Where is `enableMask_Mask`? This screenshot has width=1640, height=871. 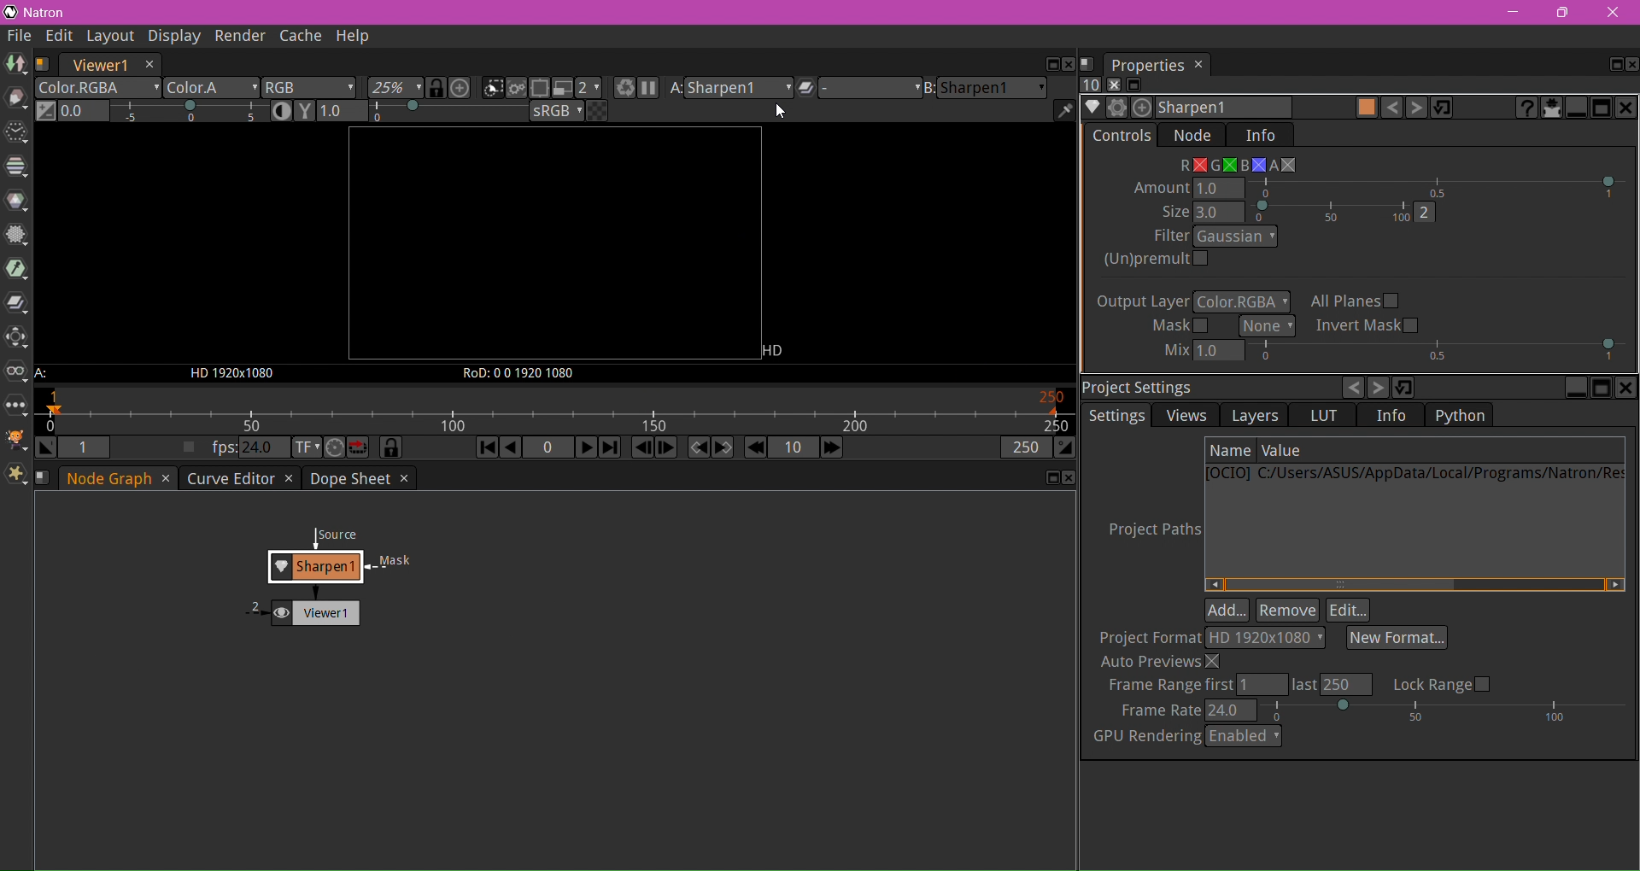 enableMask_Mask is located at coordinates (1178, 328).